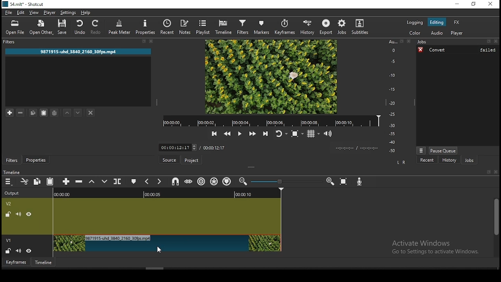  What do you see at coordinates (457, 42) in the screenshot?
I see `Jobs` at bounding box center [457, 42].